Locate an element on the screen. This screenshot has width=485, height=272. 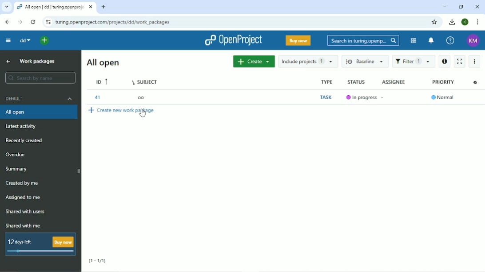
cursor is located at coordinates (143, 114).